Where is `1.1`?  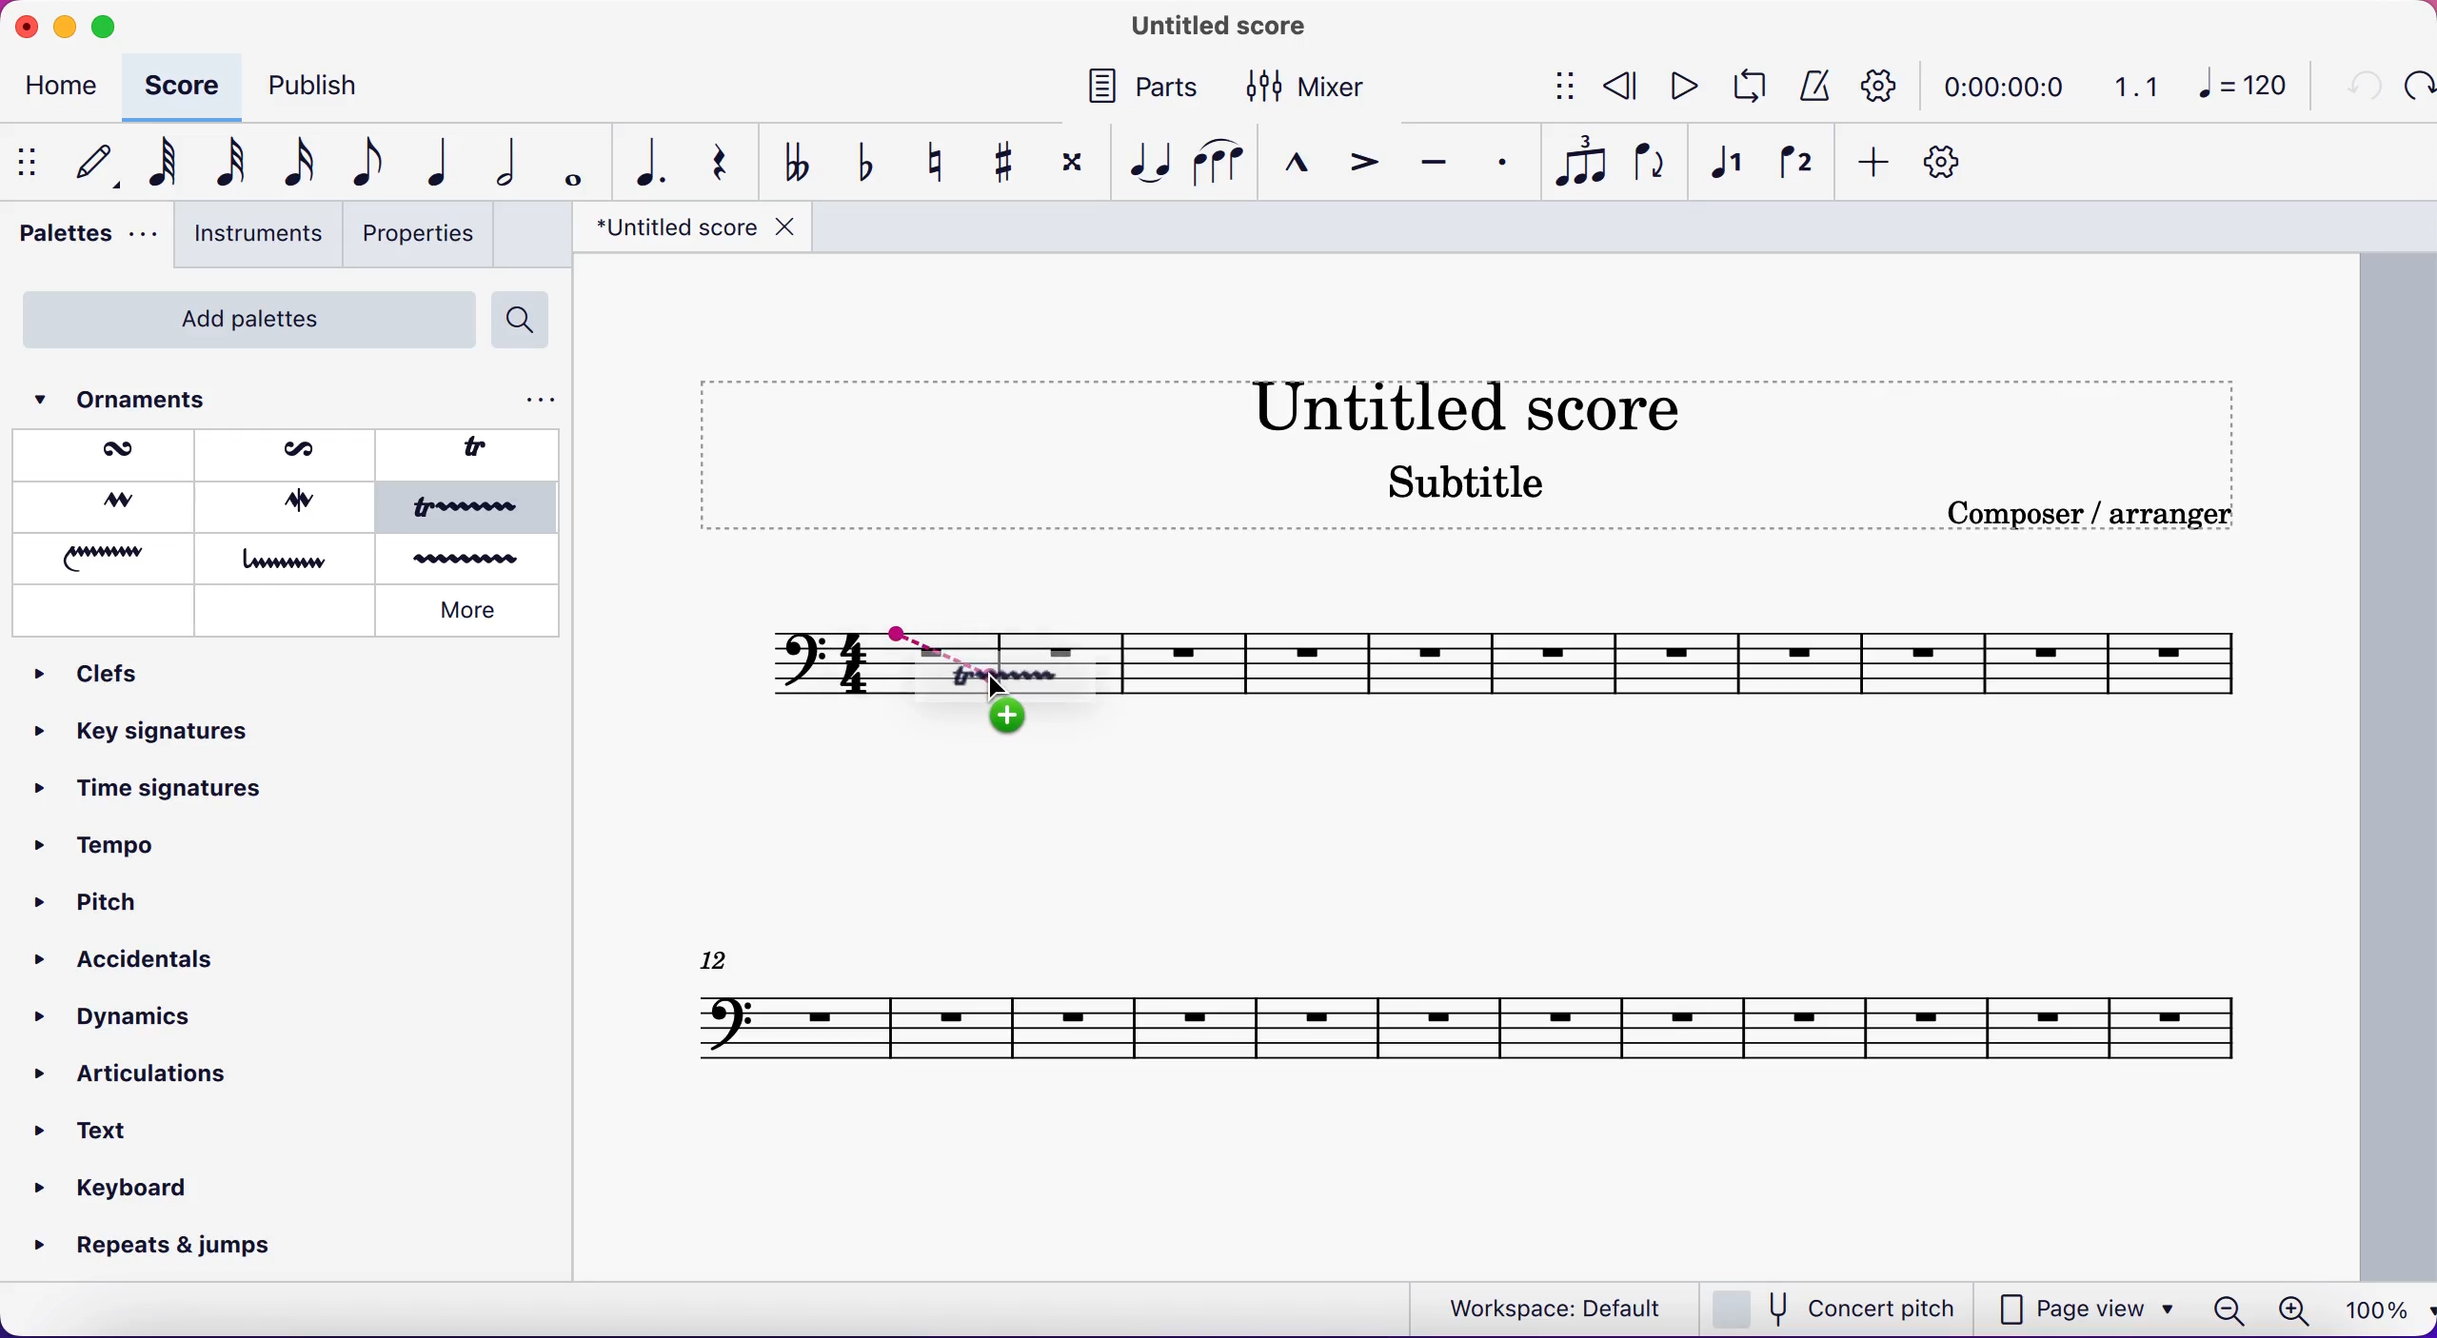
1.1 is located at coordinates (2138, 86).